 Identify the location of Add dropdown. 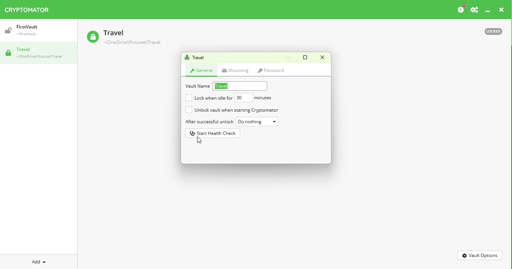
(43, 261).